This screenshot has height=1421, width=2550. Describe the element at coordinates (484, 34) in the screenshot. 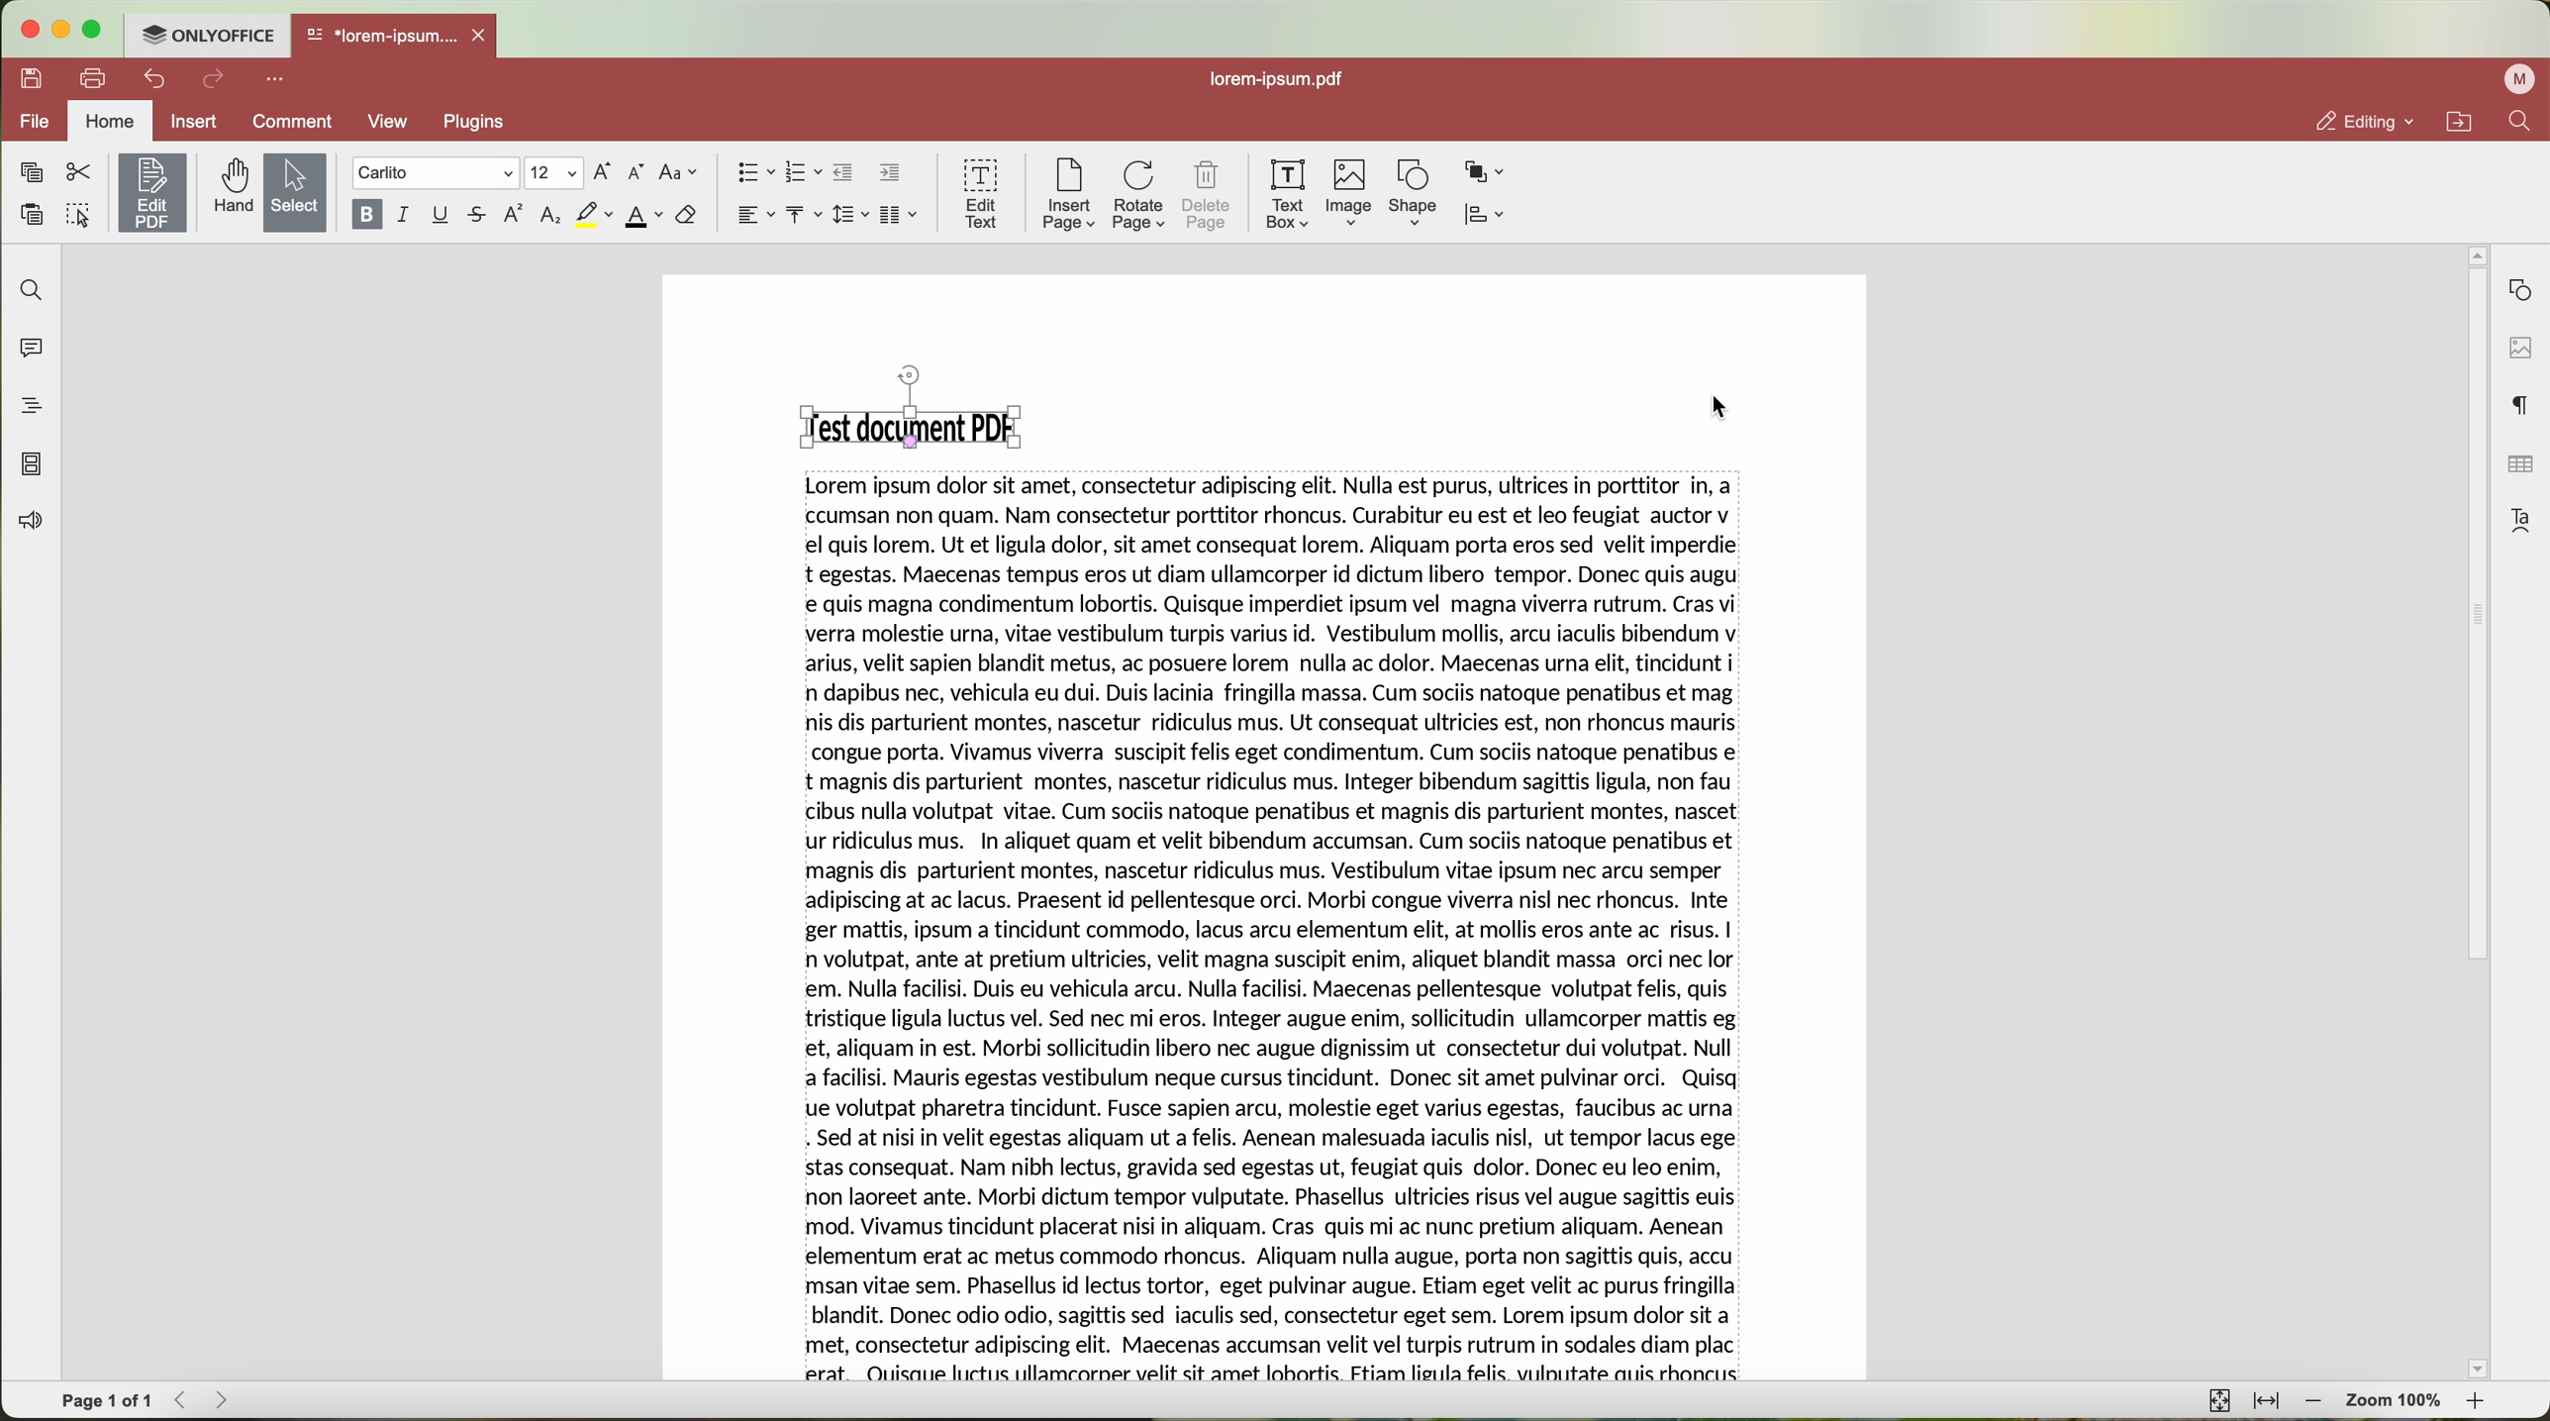

I see `close` at that location.